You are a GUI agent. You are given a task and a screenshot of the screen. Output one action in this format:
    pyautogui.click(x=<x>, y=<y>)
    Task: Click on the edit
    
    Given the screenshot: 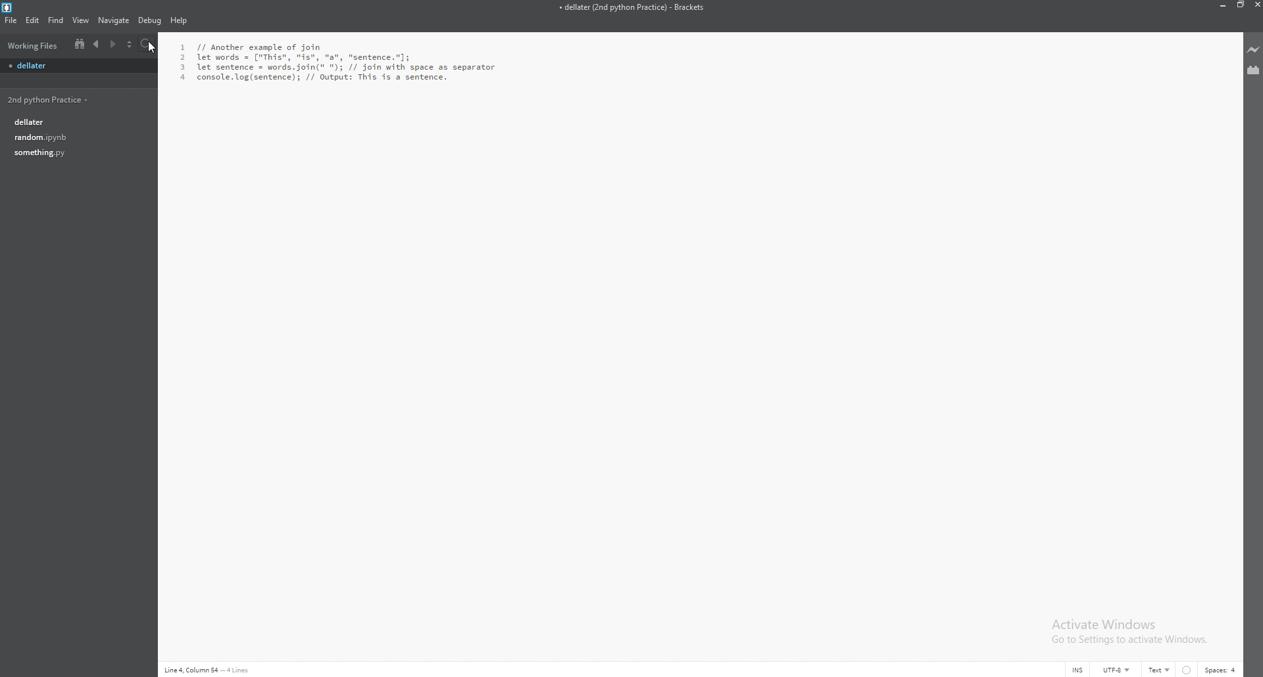 What is the action you would take?
    pyautogui.click(x=32, y=21)
    